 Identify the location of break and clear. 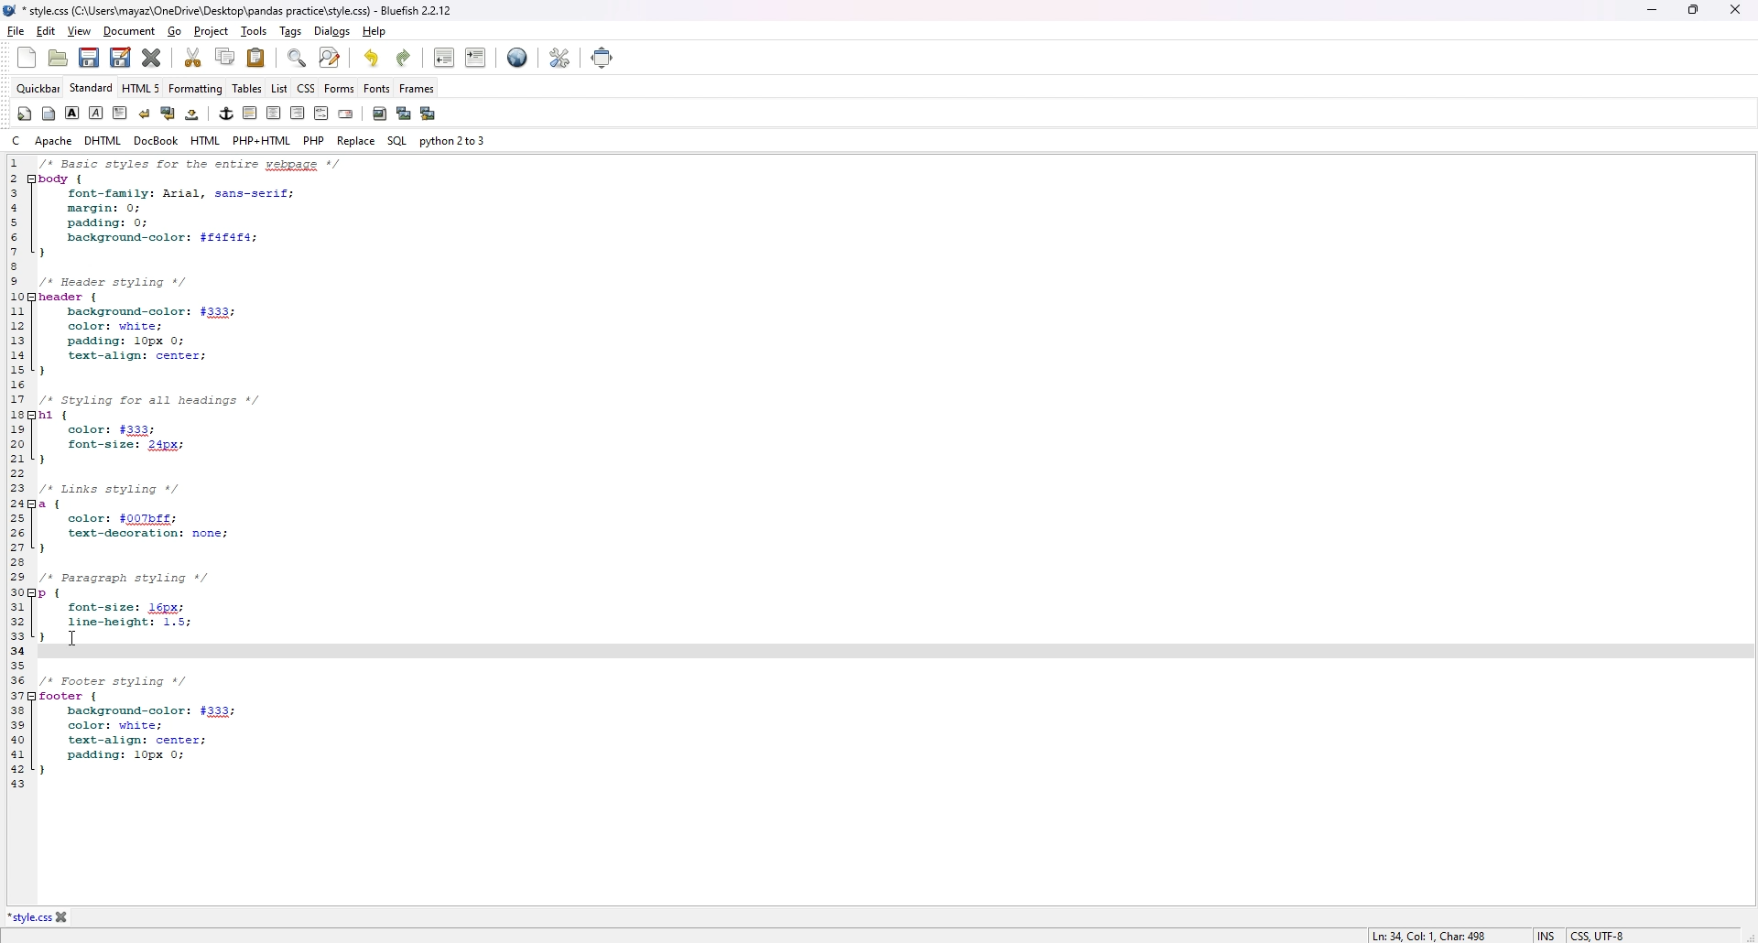
(167, 113).